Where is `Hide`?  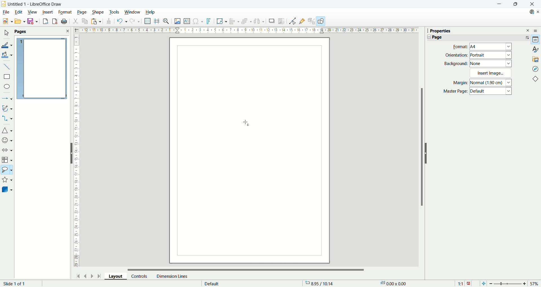
Hide is located at coordinates (427, 153).